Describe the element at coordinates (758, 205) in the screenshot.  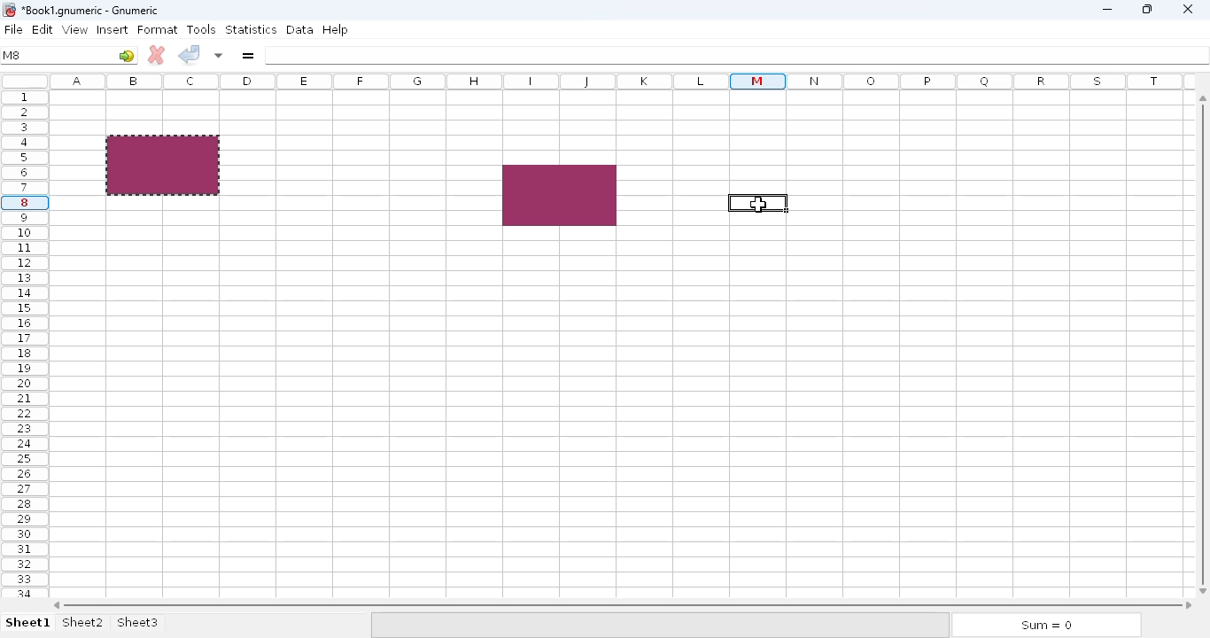
I see `cursor` at that location.